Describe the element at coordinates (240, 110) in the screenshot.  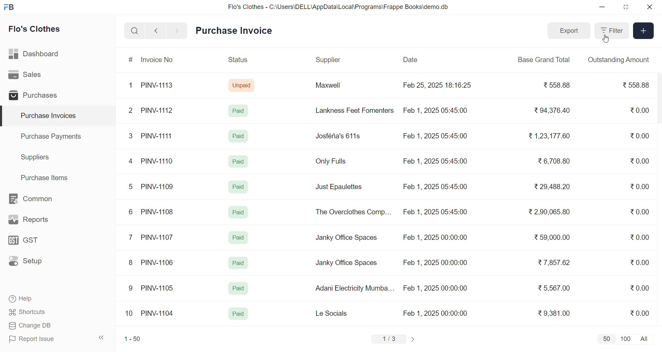
I see `Paid` at that location.